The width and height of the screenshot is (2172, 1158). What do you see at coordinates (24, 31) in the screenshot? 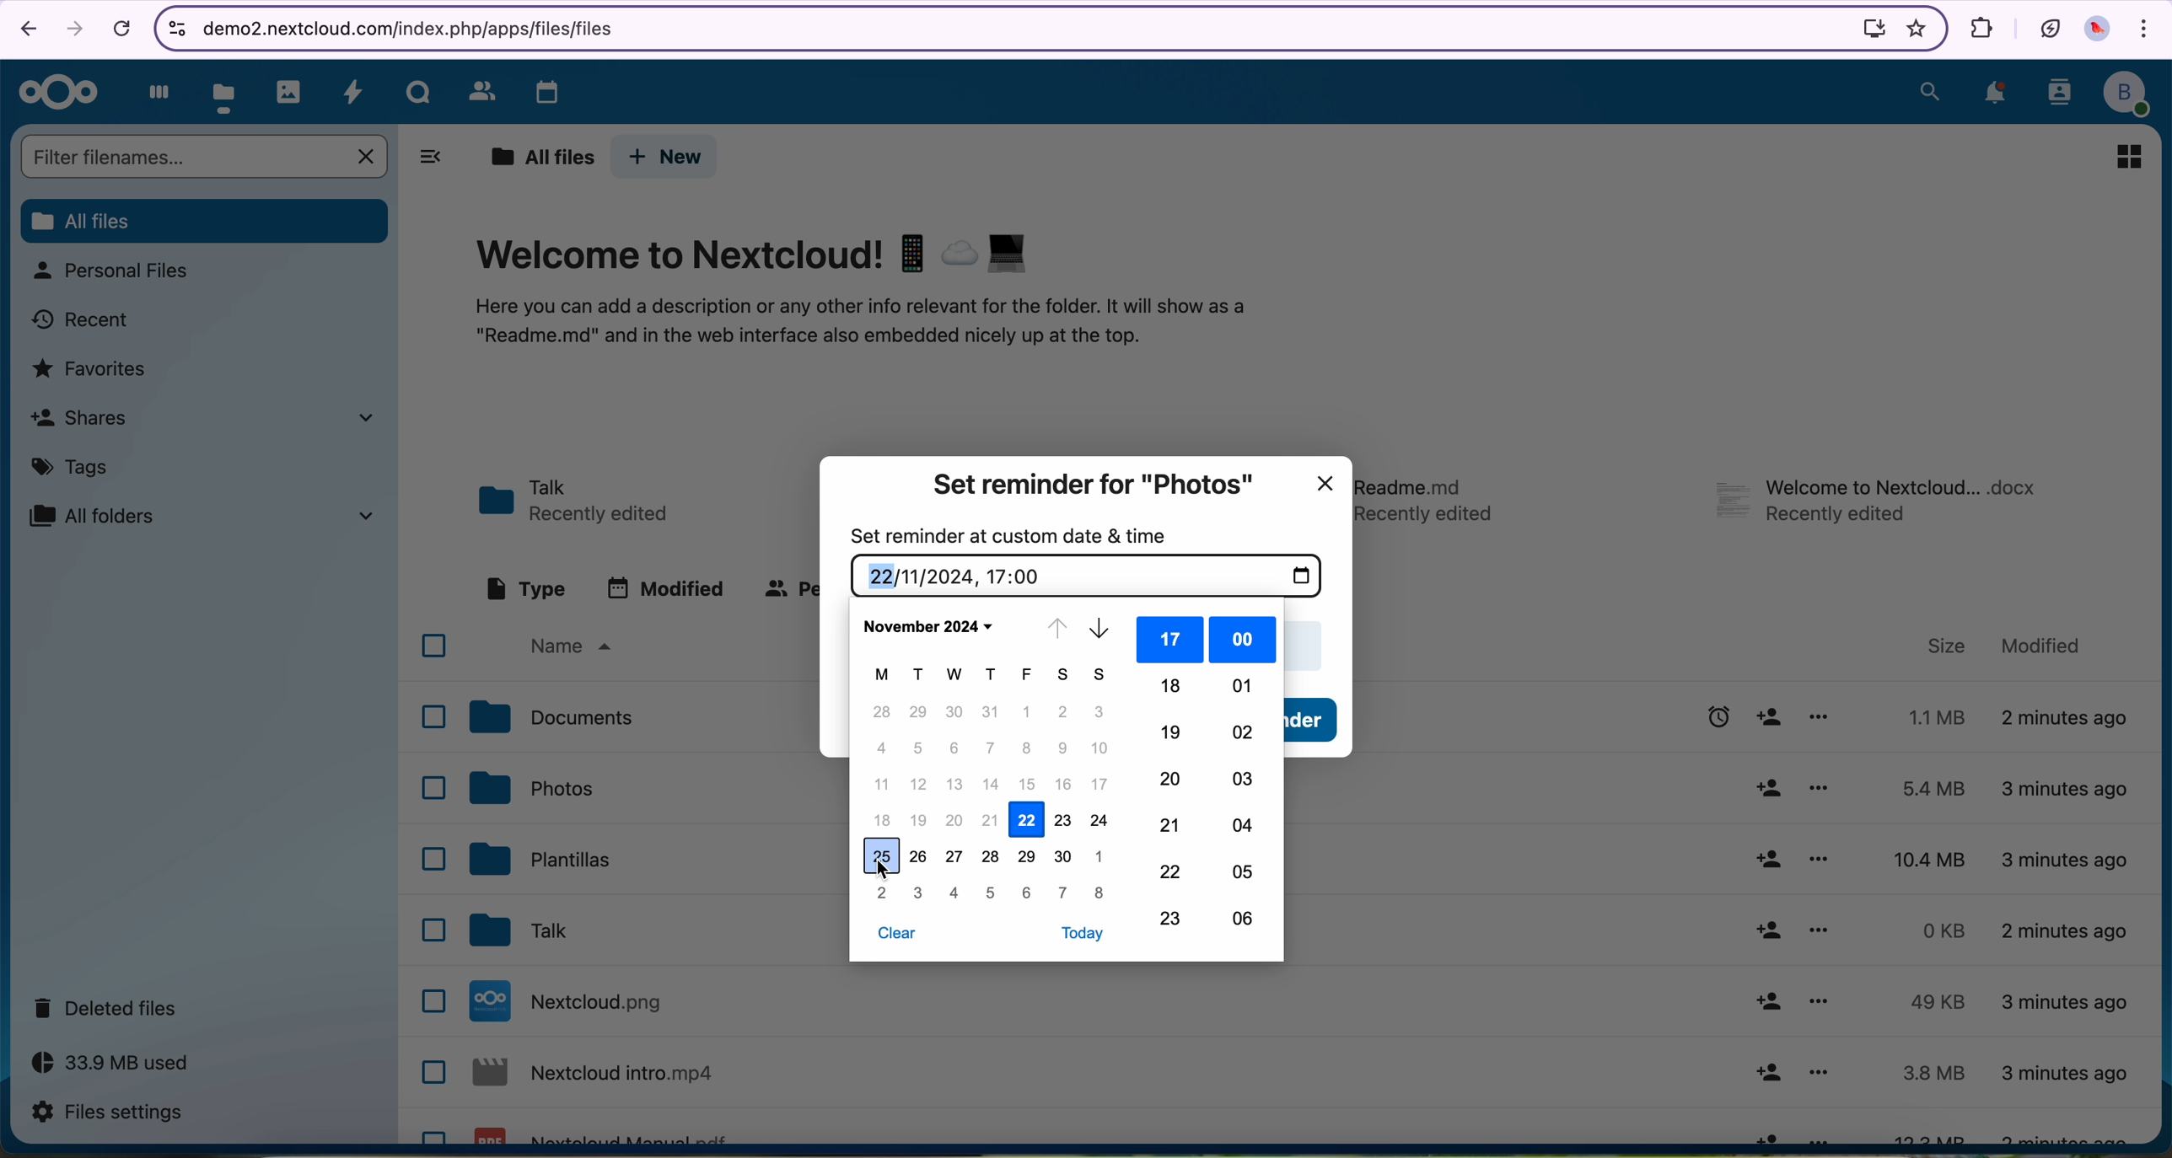
I see `navigate back` at bounding box center [24, 31].